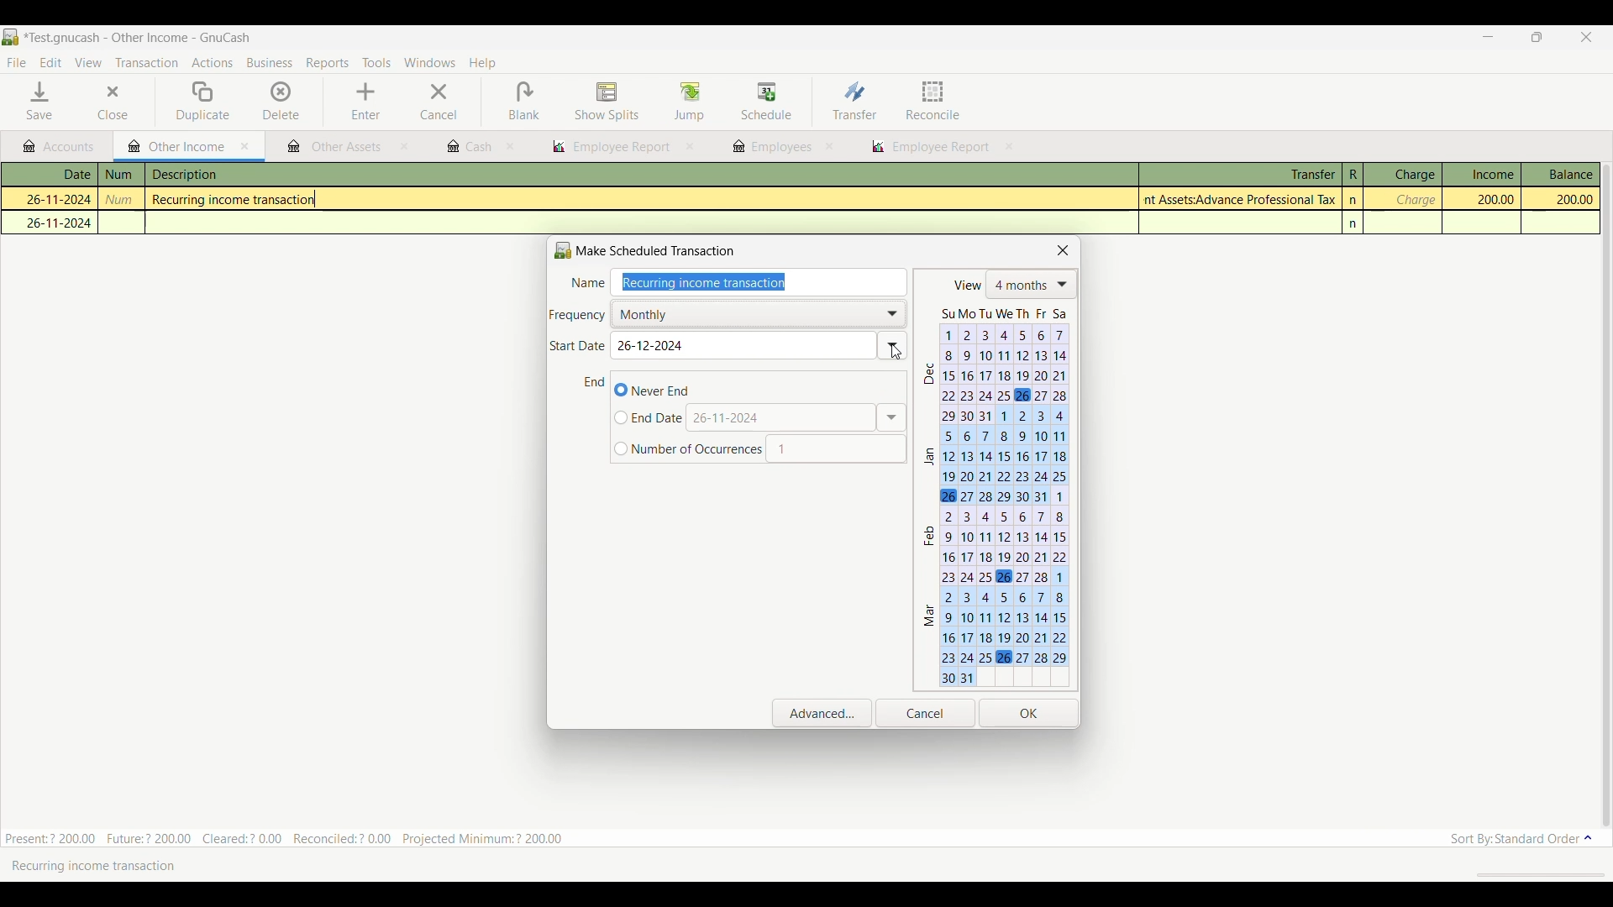  Describe the element at coordinates (1561, 200) in the screenshot. I see `200.00` at that location.